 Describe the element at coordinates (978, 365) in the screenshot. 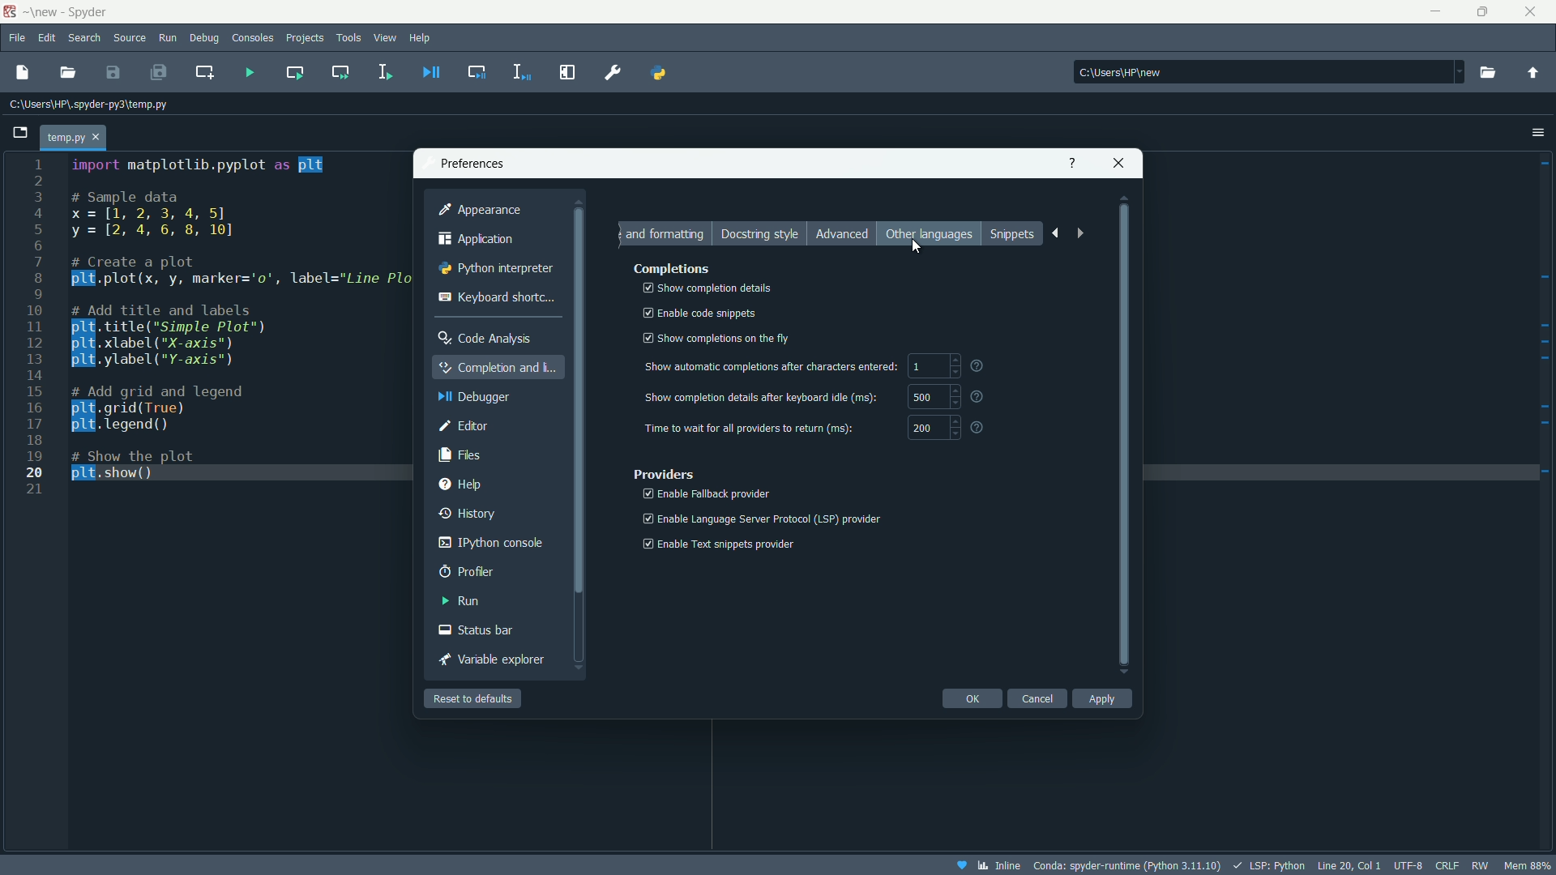

I see `question mark` at that location.